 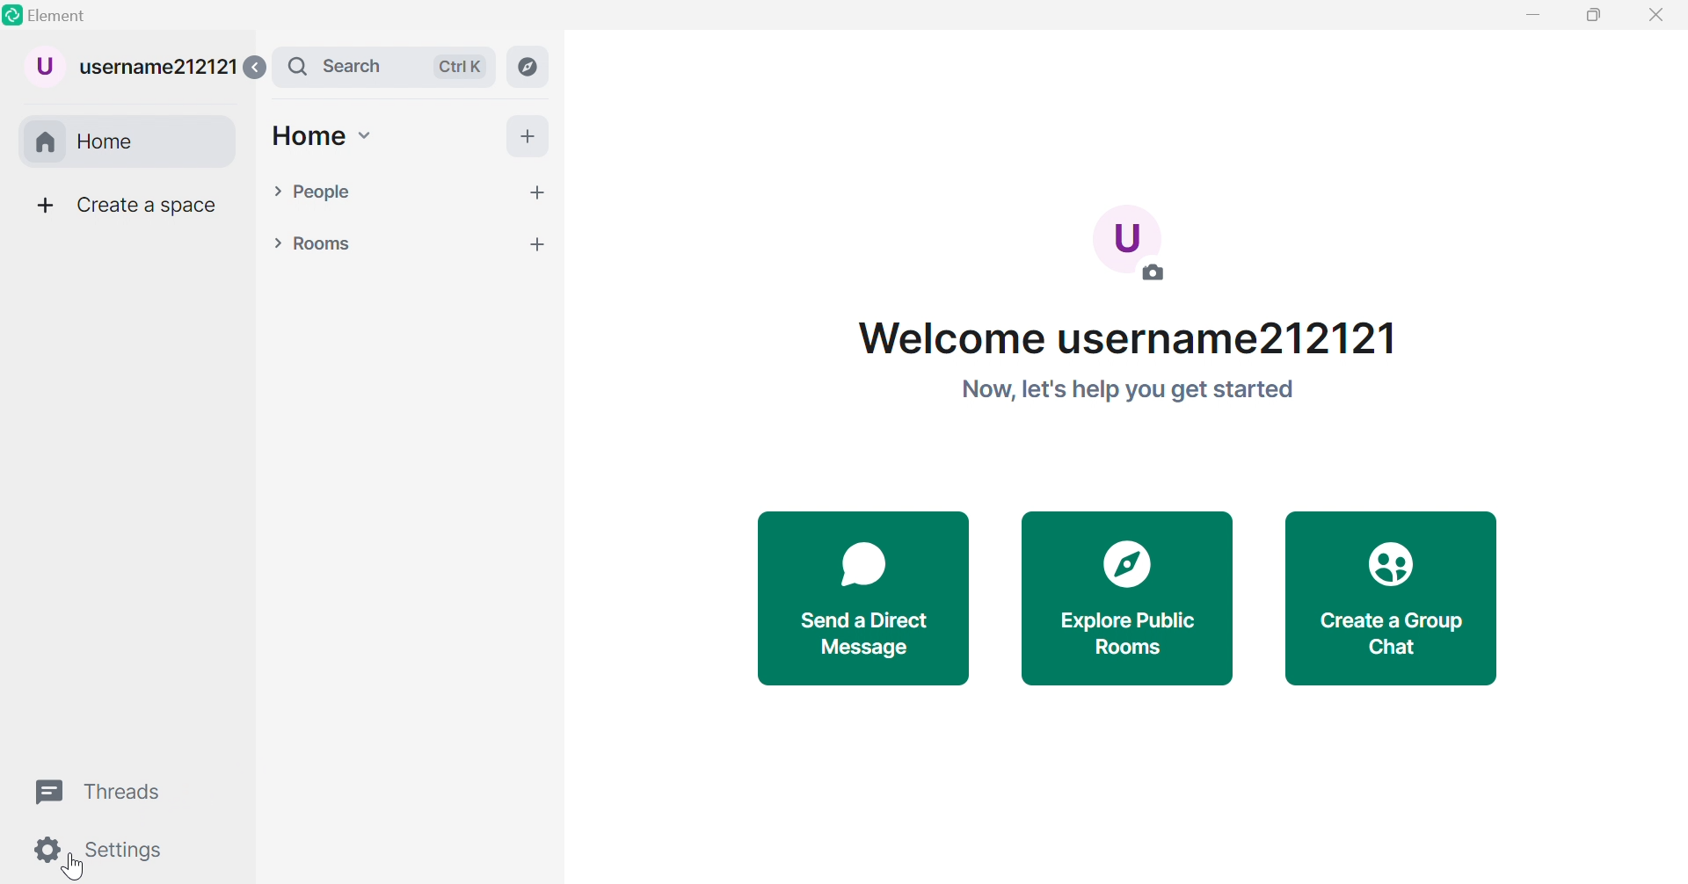 What do you see at coordinates (863, 634) in the screenshot?
I see `Send a direct messsage` at bounding box center [863, 634].